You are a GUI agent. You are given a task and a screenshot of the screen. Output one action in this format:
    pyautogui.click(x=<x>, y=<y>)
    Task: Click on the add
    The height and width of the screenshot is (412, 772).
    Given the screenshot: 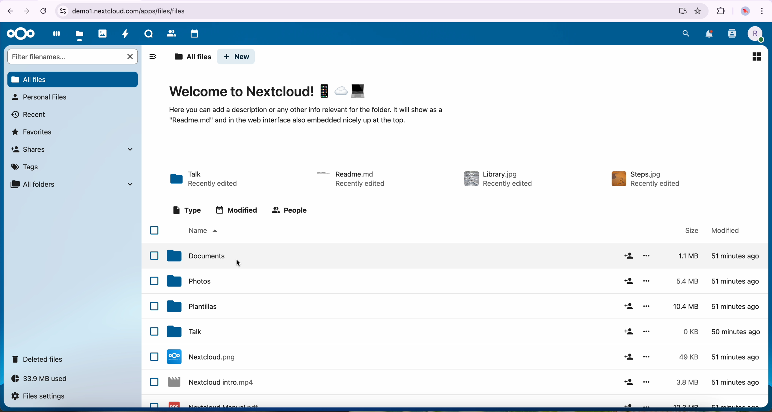 What is the action you would take?
    pyautogui.click(x=628, y=281)
    